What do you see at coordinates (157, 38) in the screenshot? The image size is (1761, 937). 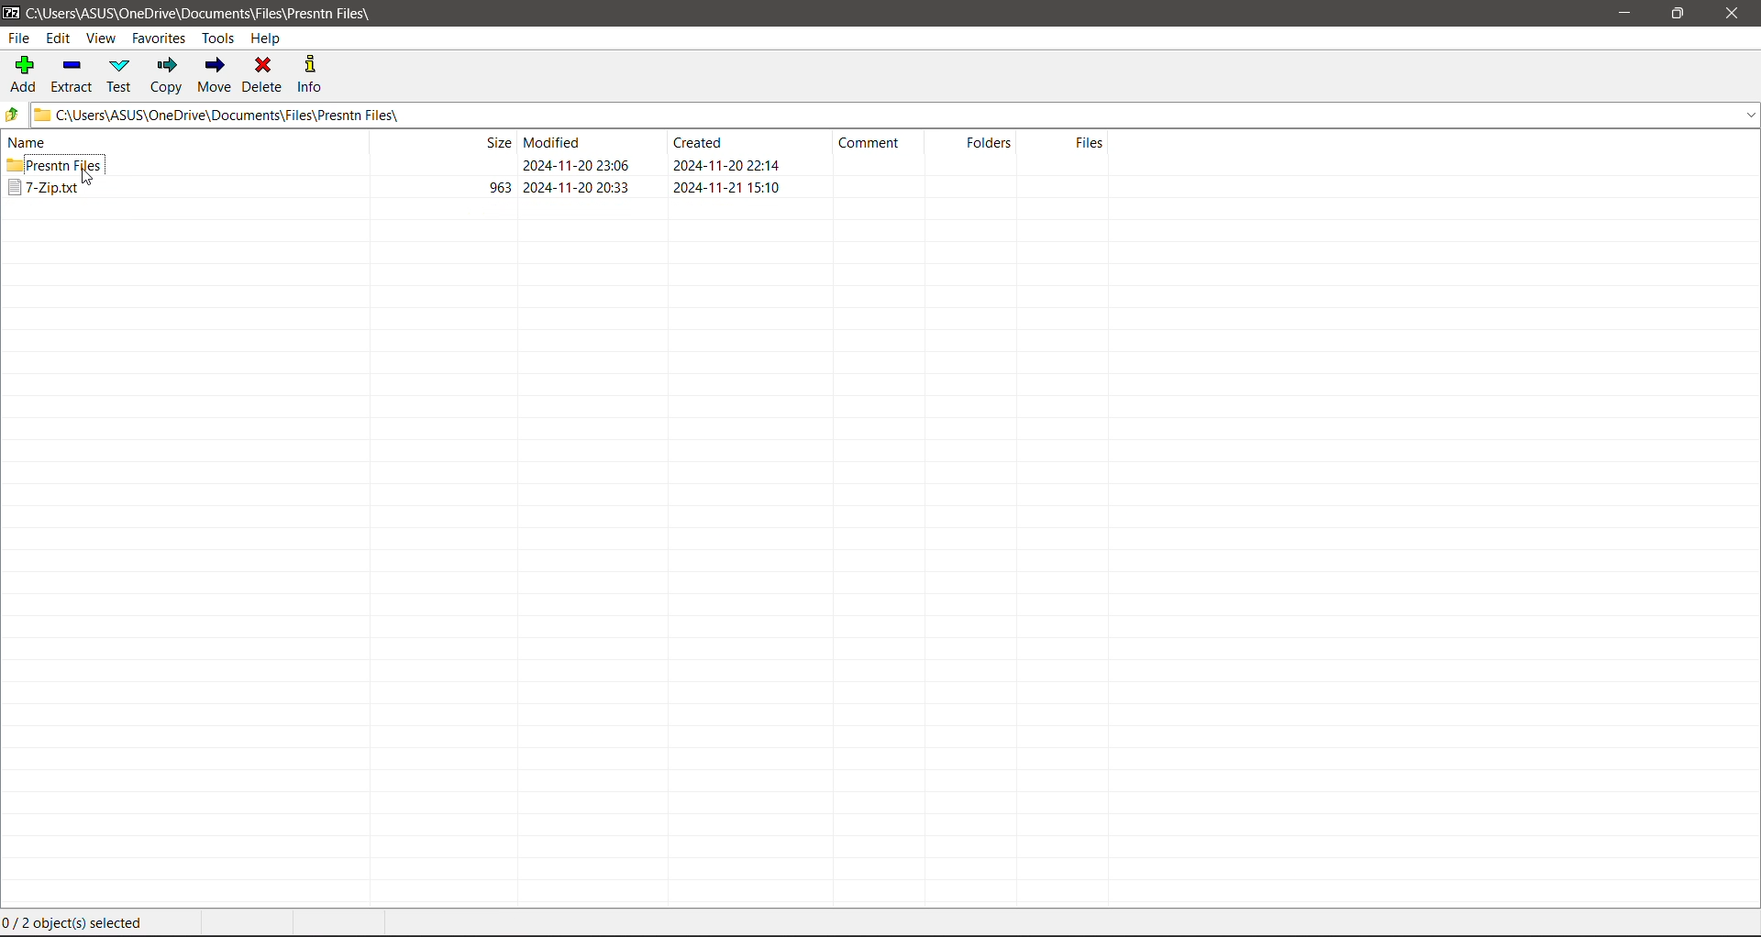 I see `Favorites` at bounding box center [157, 38].